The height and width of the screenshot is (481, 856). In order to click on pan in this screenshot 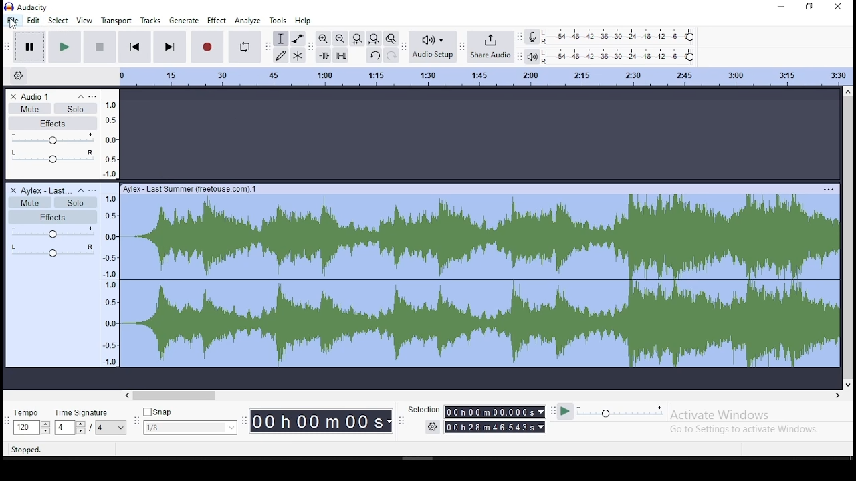, I will do `click(51, 251)`.